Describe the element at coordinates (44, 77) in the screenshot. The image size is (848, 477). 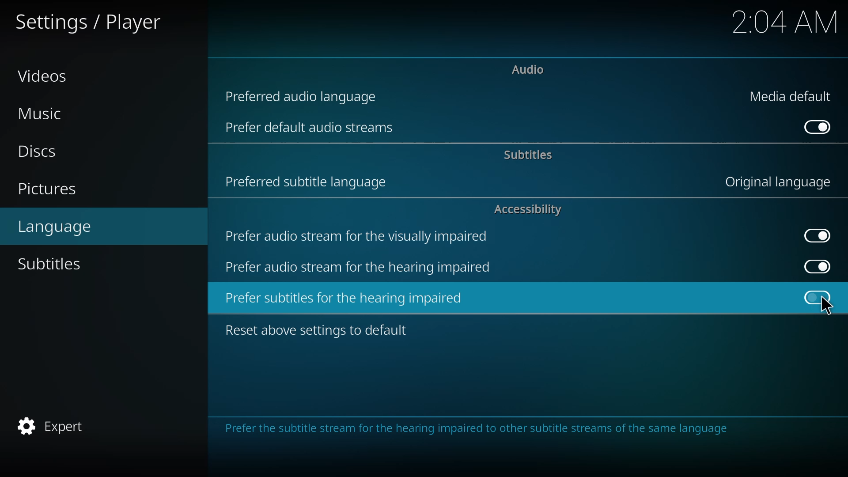
I see `videos` at that location.